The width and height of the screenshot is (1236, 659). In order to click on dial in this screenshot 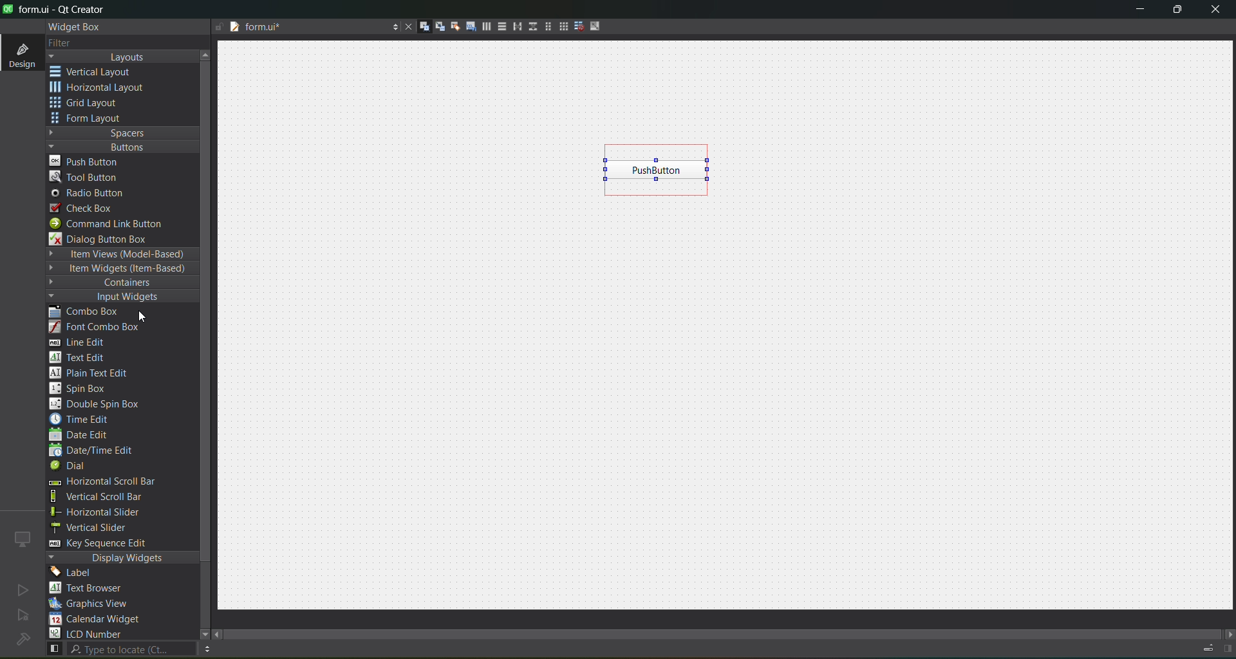, I will do `click(72, 467)`.